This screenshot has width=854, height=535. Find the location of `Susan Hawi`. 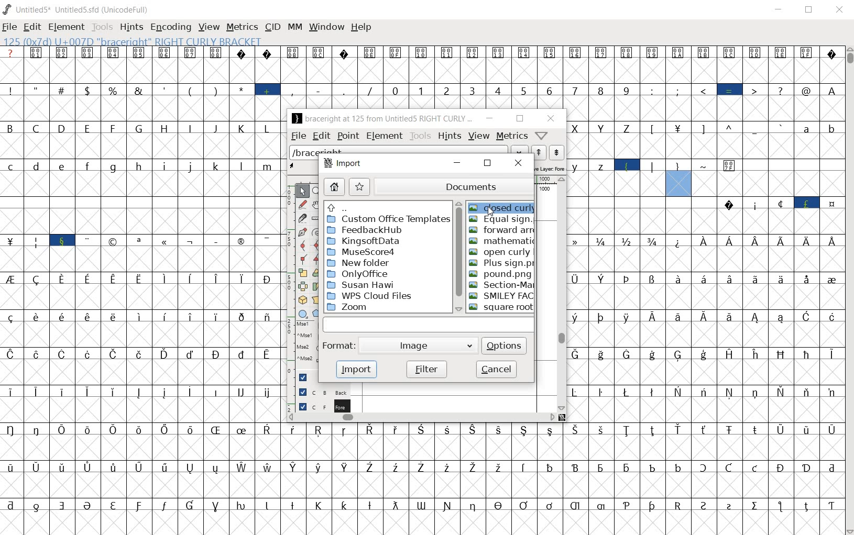

Susan Hawi is located at coordinates (359, 285).